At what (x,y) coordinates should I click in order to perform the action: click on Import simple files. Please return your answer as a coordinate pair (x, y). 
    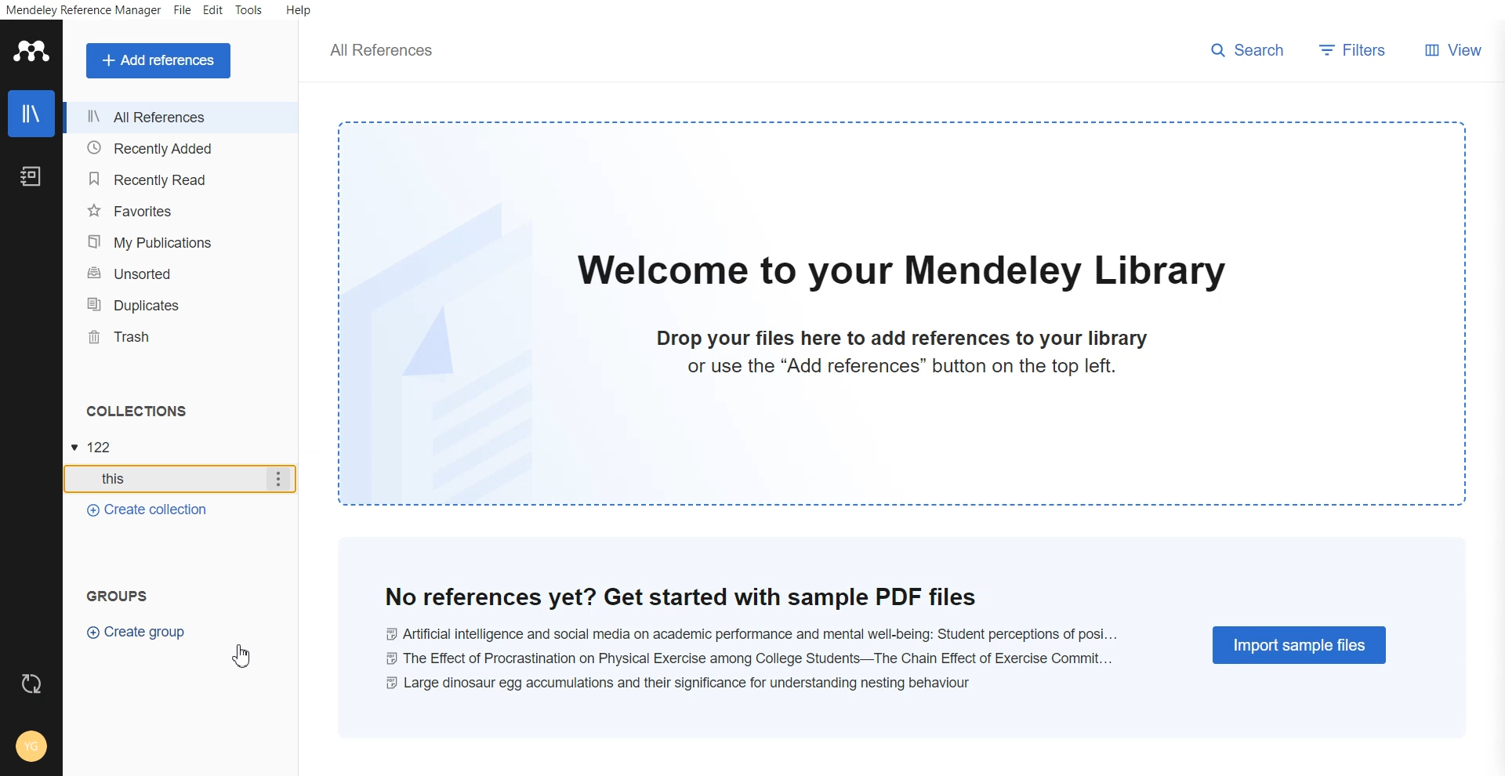
    Looking at the image, I should click on (1301, 644).